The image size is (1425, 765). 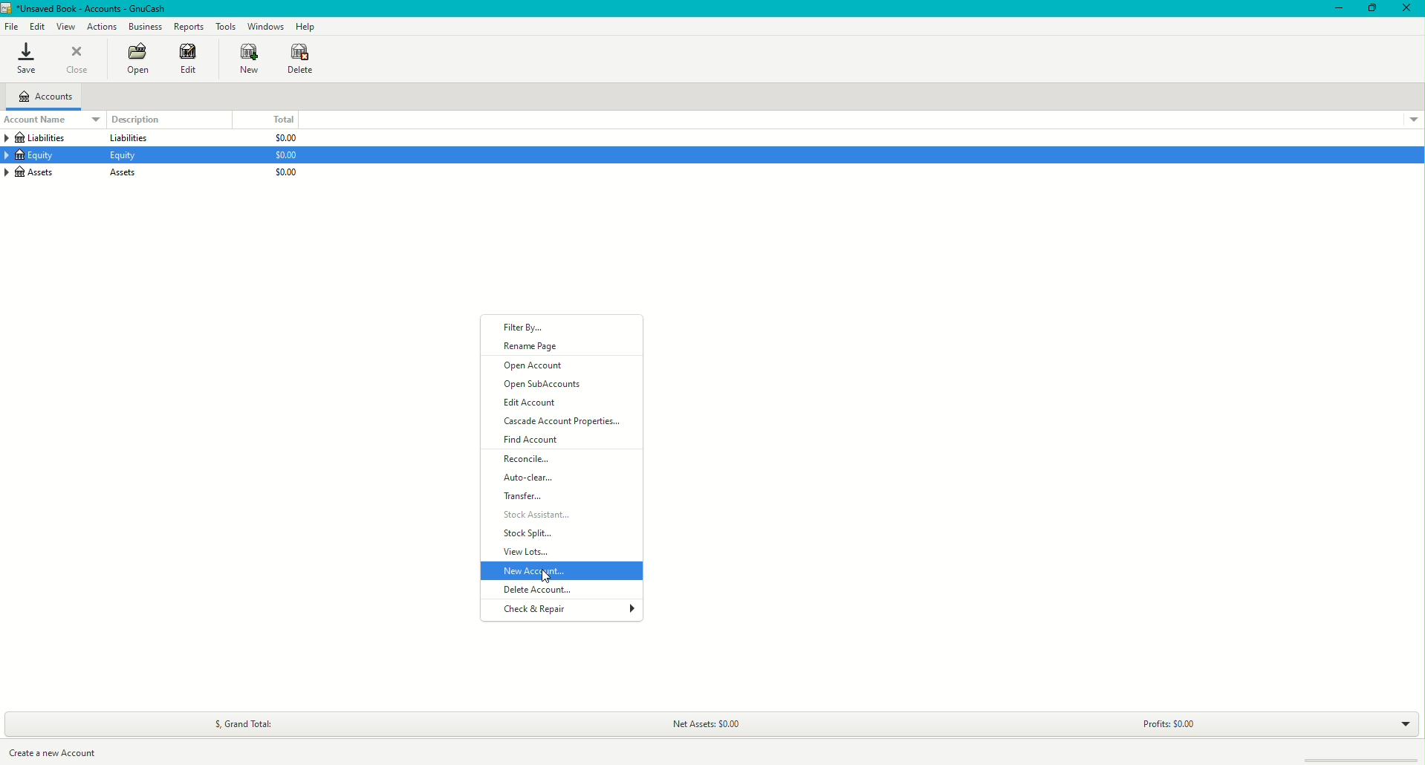 I want to click on Rename Page, so click(x=565, y=346).